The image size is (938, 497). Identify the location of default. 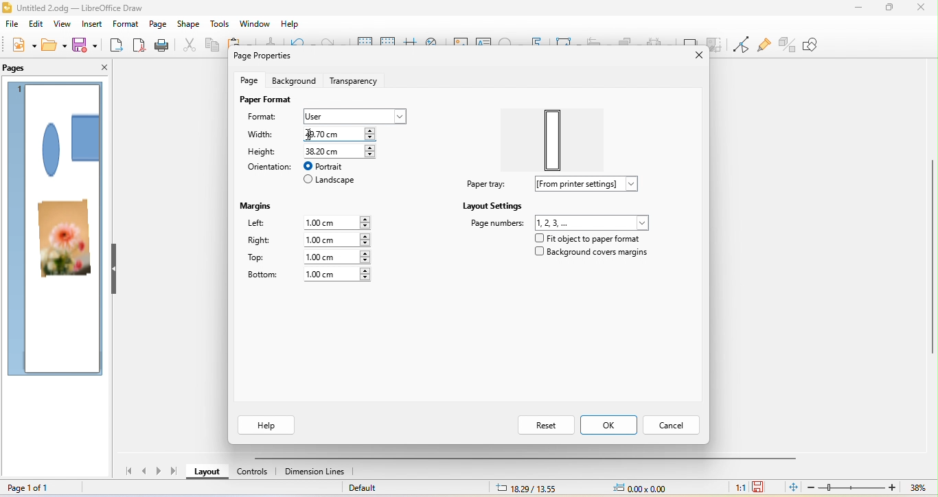
(400, 488).